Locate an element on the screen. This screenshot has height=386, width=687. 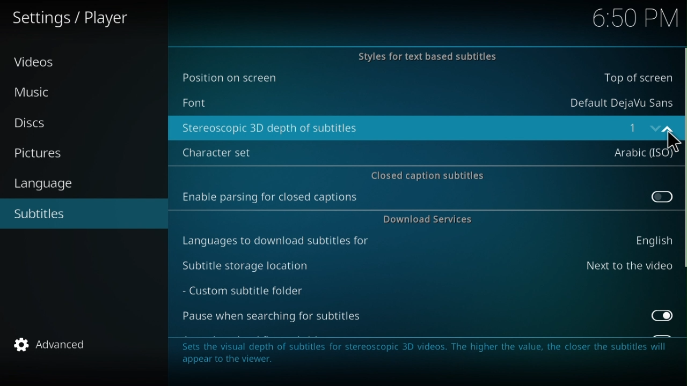
Languages to download subtitles for is located at coordinates (426, 242).